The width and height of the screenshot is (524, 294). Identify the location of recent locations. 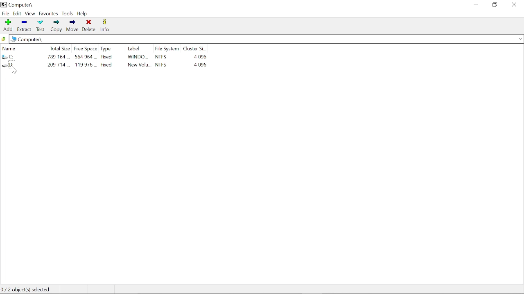
(520, 39).